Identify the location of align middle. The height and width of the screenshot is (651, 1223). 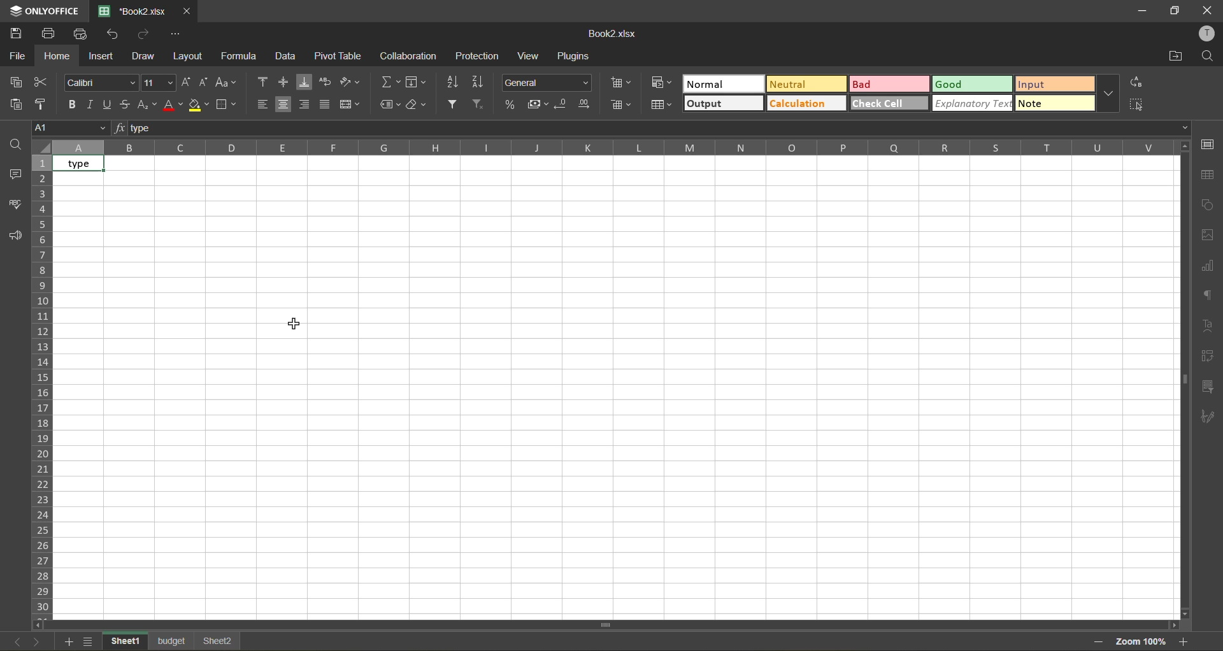
(285, 82).